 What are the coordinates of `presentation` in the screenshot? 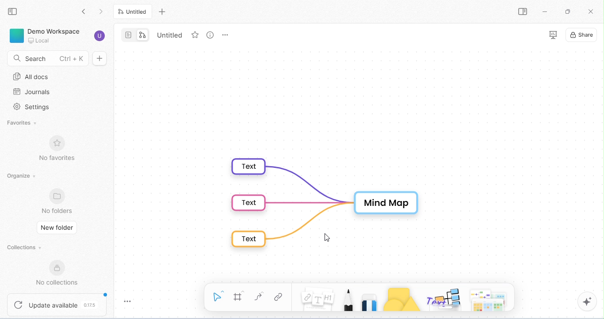 It's located at (554, 35).